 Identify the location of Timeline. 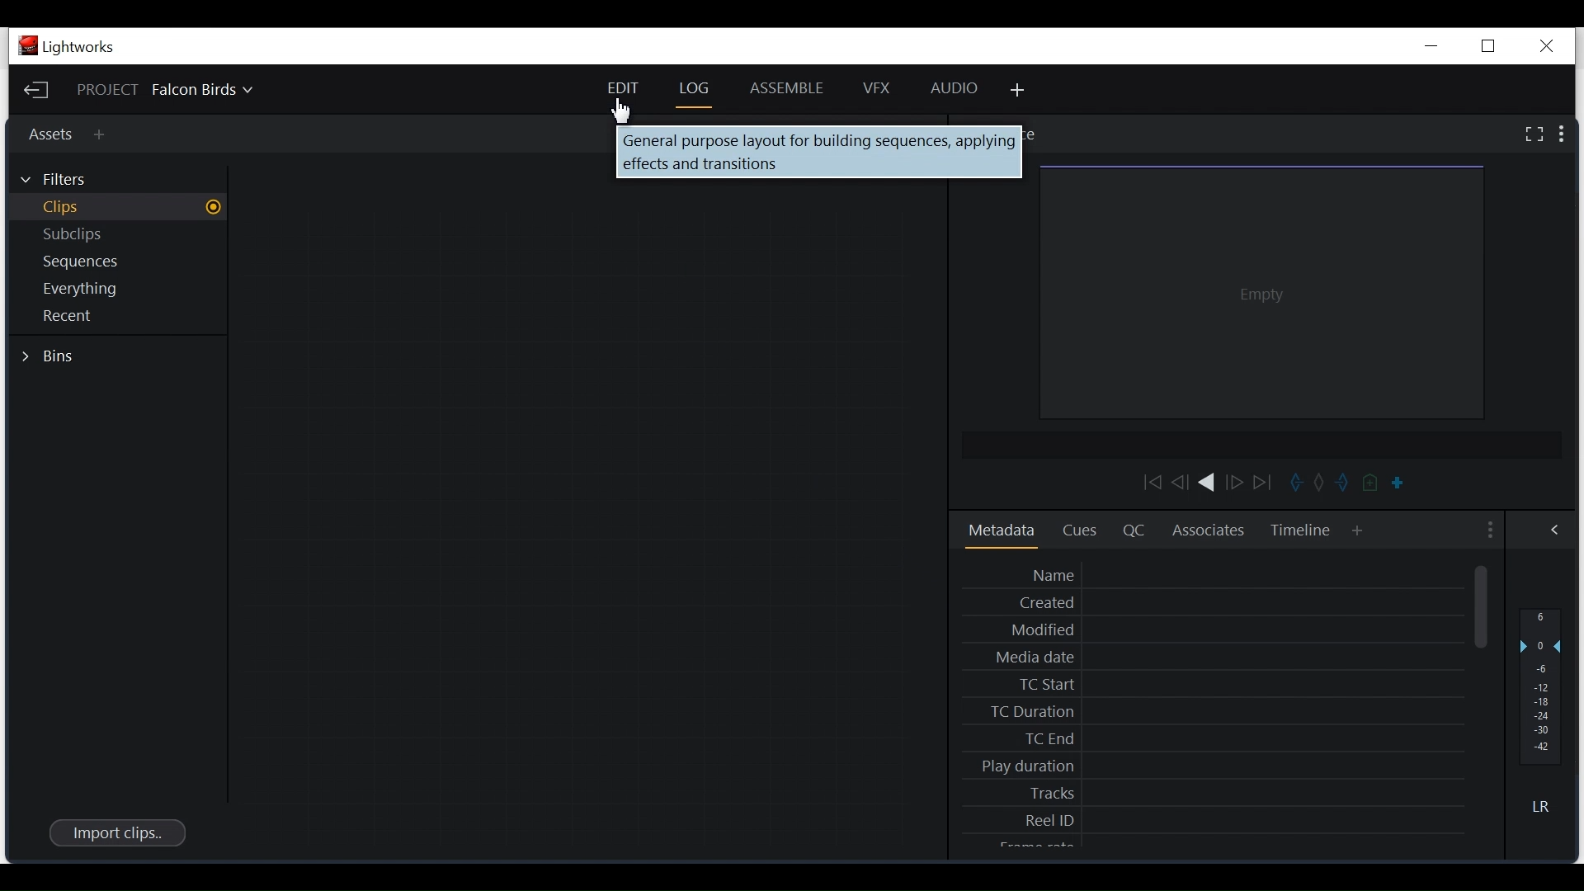
(1301, 532).